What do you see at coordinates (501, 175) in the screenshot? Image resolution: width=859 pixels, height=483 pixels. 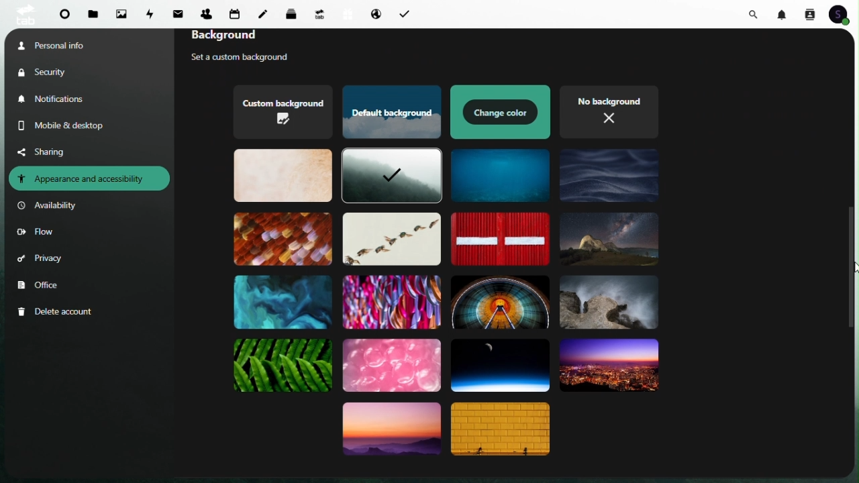 I see `Themes` at bounding box center [501, 175].